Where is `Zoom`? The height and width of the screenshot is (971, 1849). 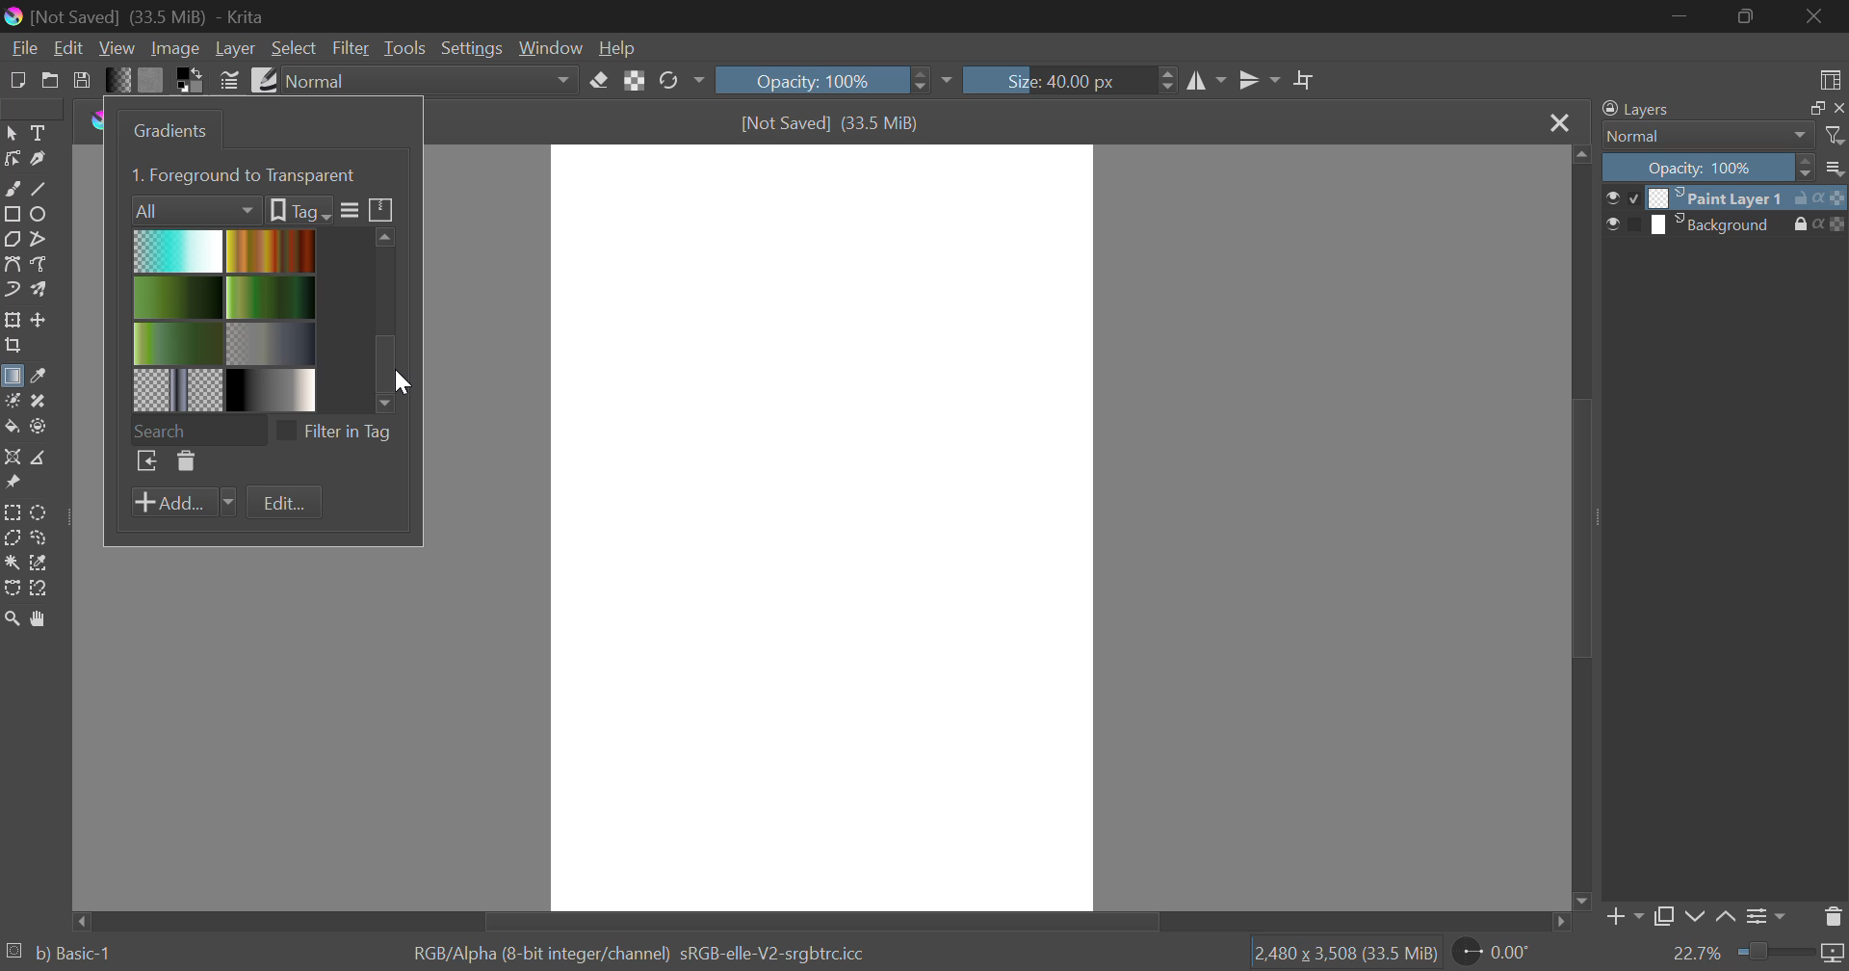
Zoom is located at coordinates (12, 618).